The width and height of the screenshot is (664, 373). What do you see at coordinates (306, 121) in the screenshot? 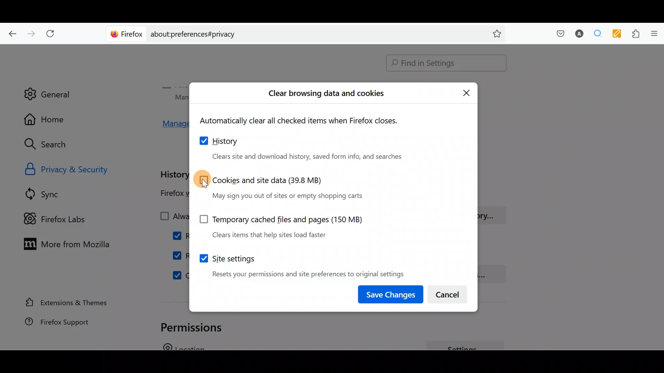
I see `Automatically clear all checked items when Firefox closes` at bounding box center [306, 121].